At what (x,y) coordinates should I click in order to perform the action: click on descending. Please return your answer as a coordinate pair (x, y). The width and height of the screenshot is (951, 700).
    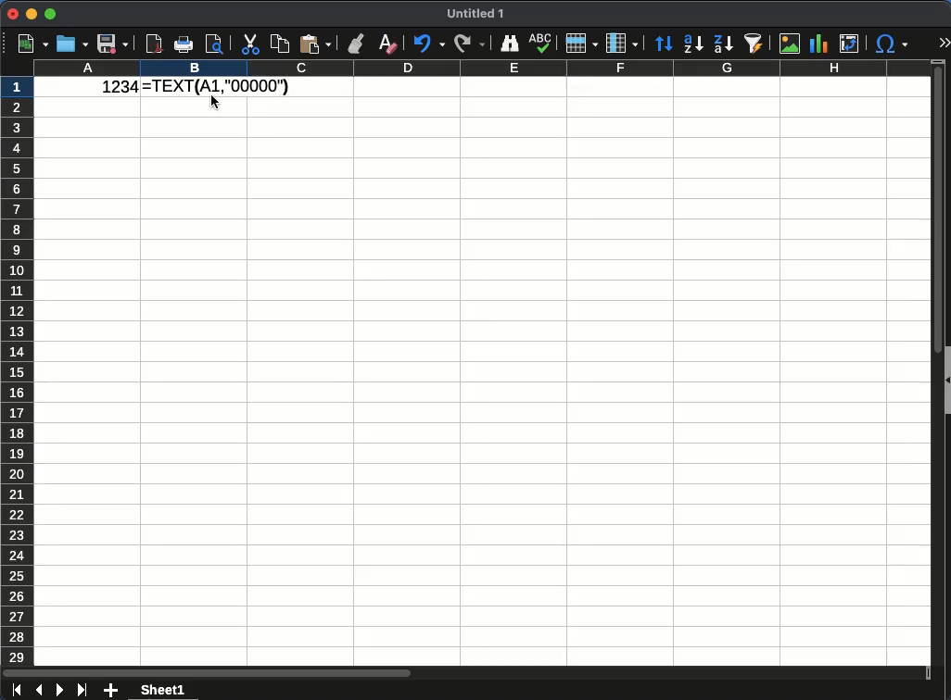
    Looking at the image, I should click on (723, 44).